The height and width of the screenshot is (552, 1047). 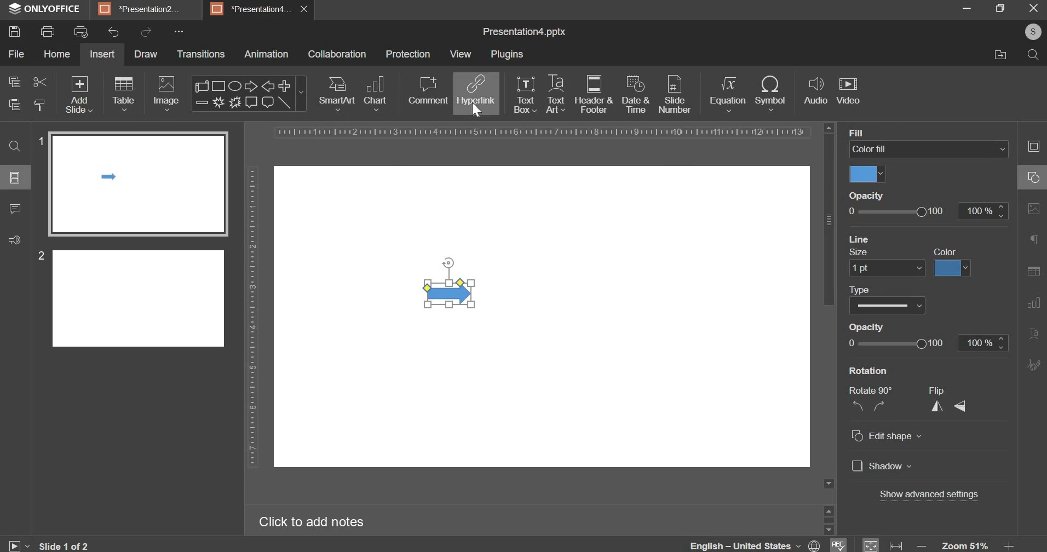 What do you see at coordinates (868, 401) in the screenshot?
I see `Rotate 90°
NZ` at bounding box center [868, 401].